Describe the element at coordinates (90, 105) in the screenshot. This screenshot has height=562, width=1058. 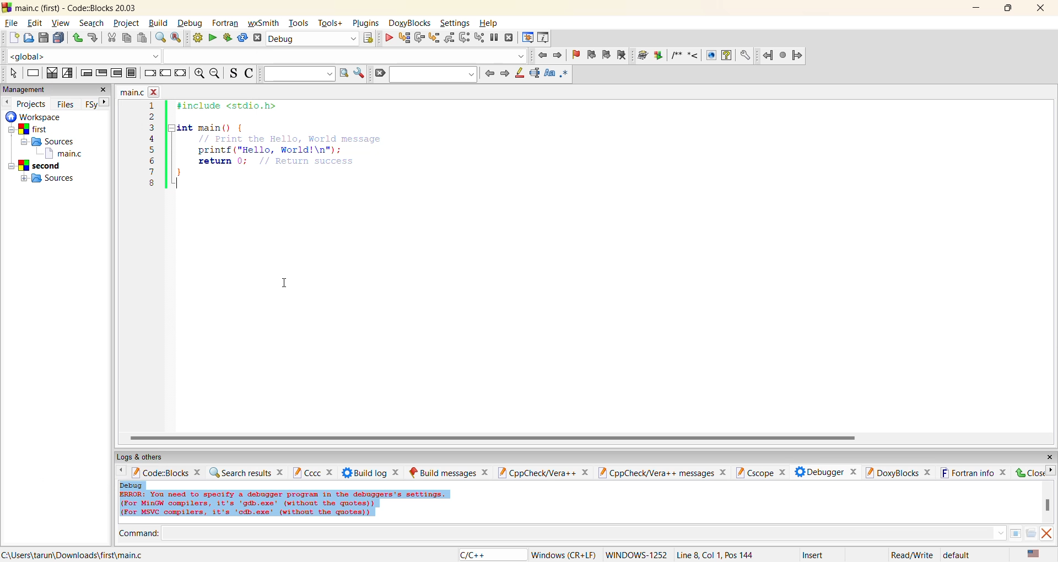
I see `FSY` at that location.